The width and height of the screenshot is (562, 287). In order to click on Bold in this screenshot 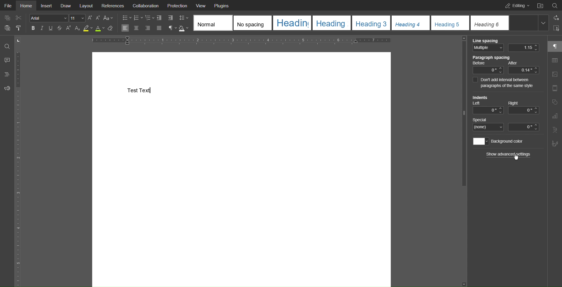, I will do `click(34, 28)`.